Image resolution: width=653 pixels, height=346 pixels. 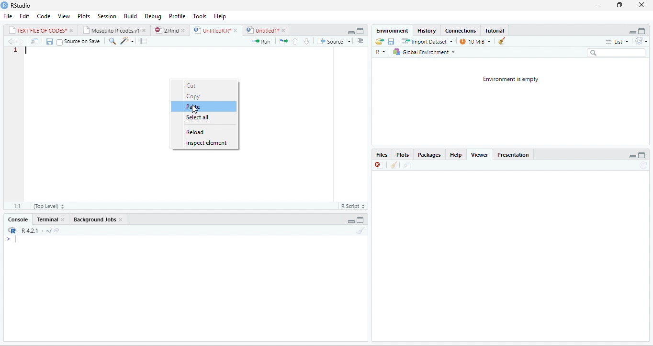 I want to click on help, so click(x=219, y=15).